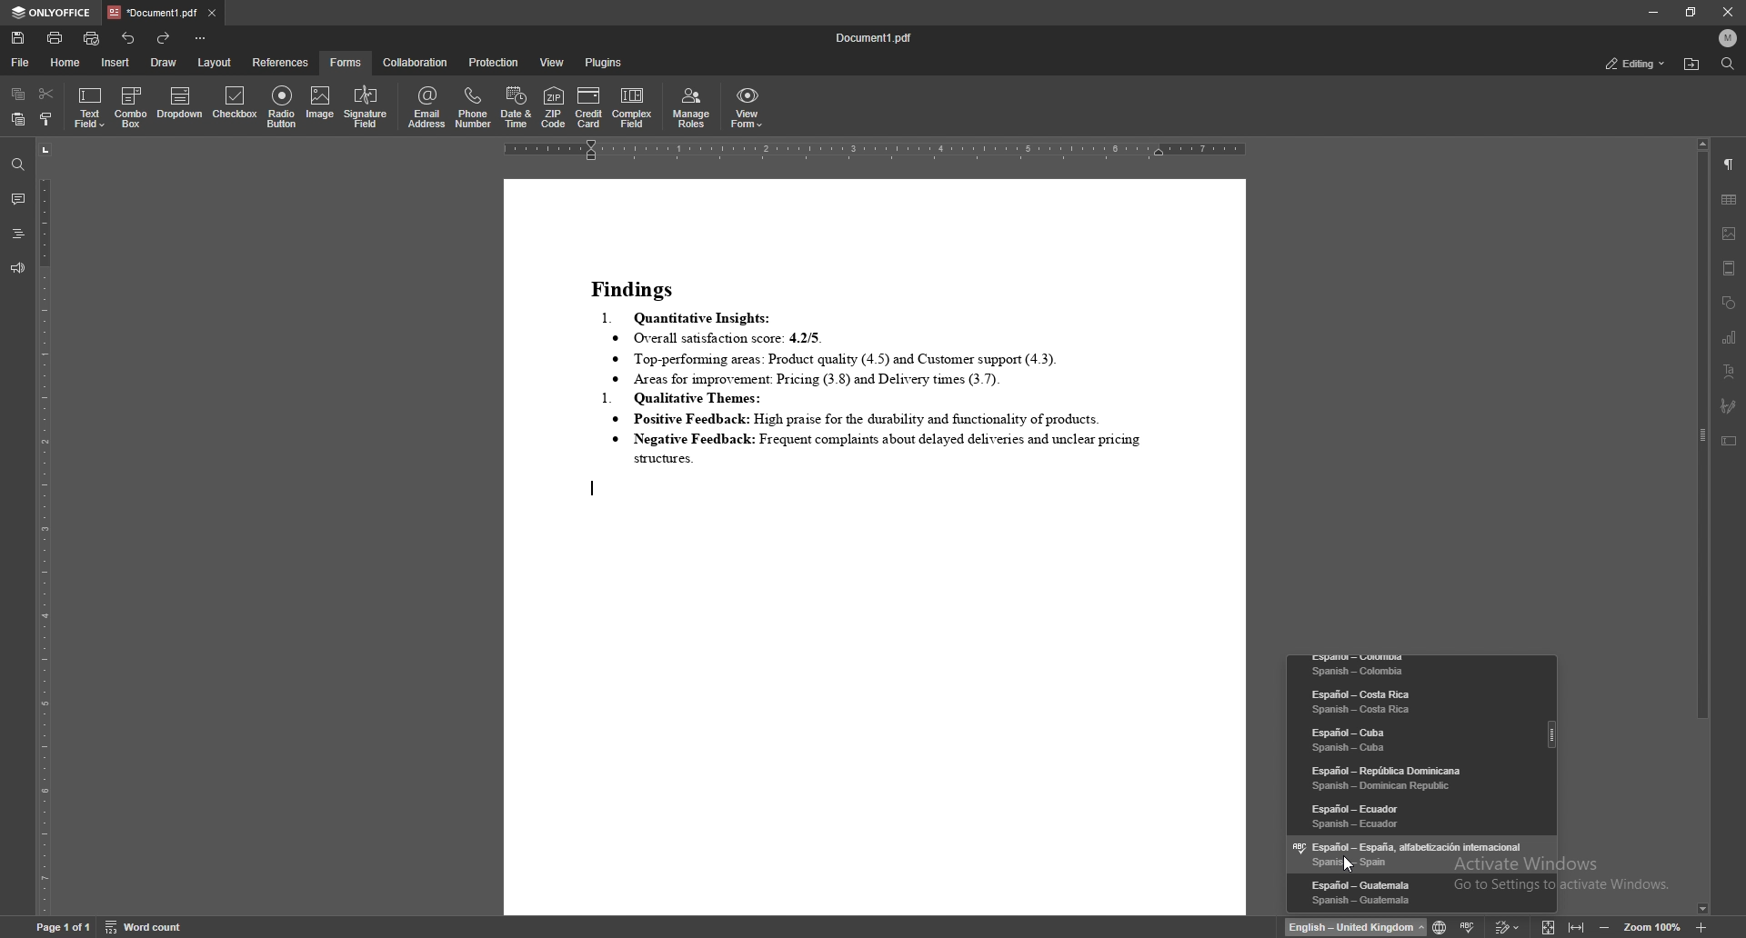 Image resolution: width=1746 pixels, height=938 pixels. Describe the element at coordinates (1728, 404) in the screenshot. I see `signature field` at that location.